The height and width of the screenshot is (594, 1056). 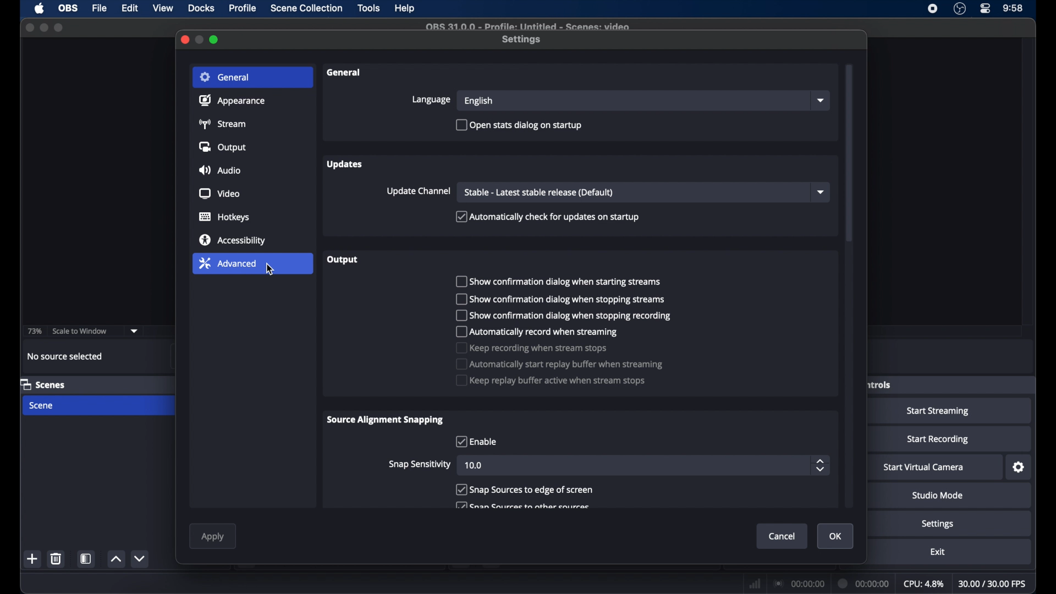 What do you see at coordinates (201, 8) in the screenshot?
I see `docks` at bounding box center [201, 8].